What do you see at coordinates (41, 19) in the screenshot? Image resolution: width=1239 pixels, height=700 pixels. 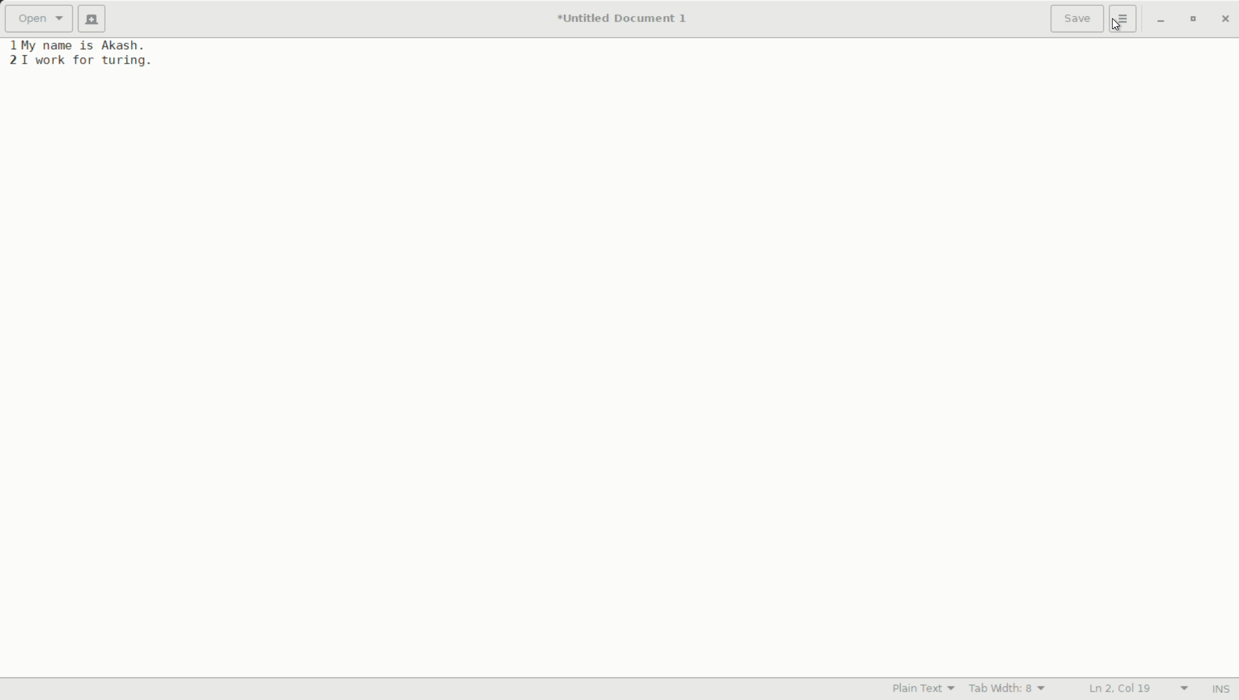 I see `open a file` at bounding box center [41, 19].